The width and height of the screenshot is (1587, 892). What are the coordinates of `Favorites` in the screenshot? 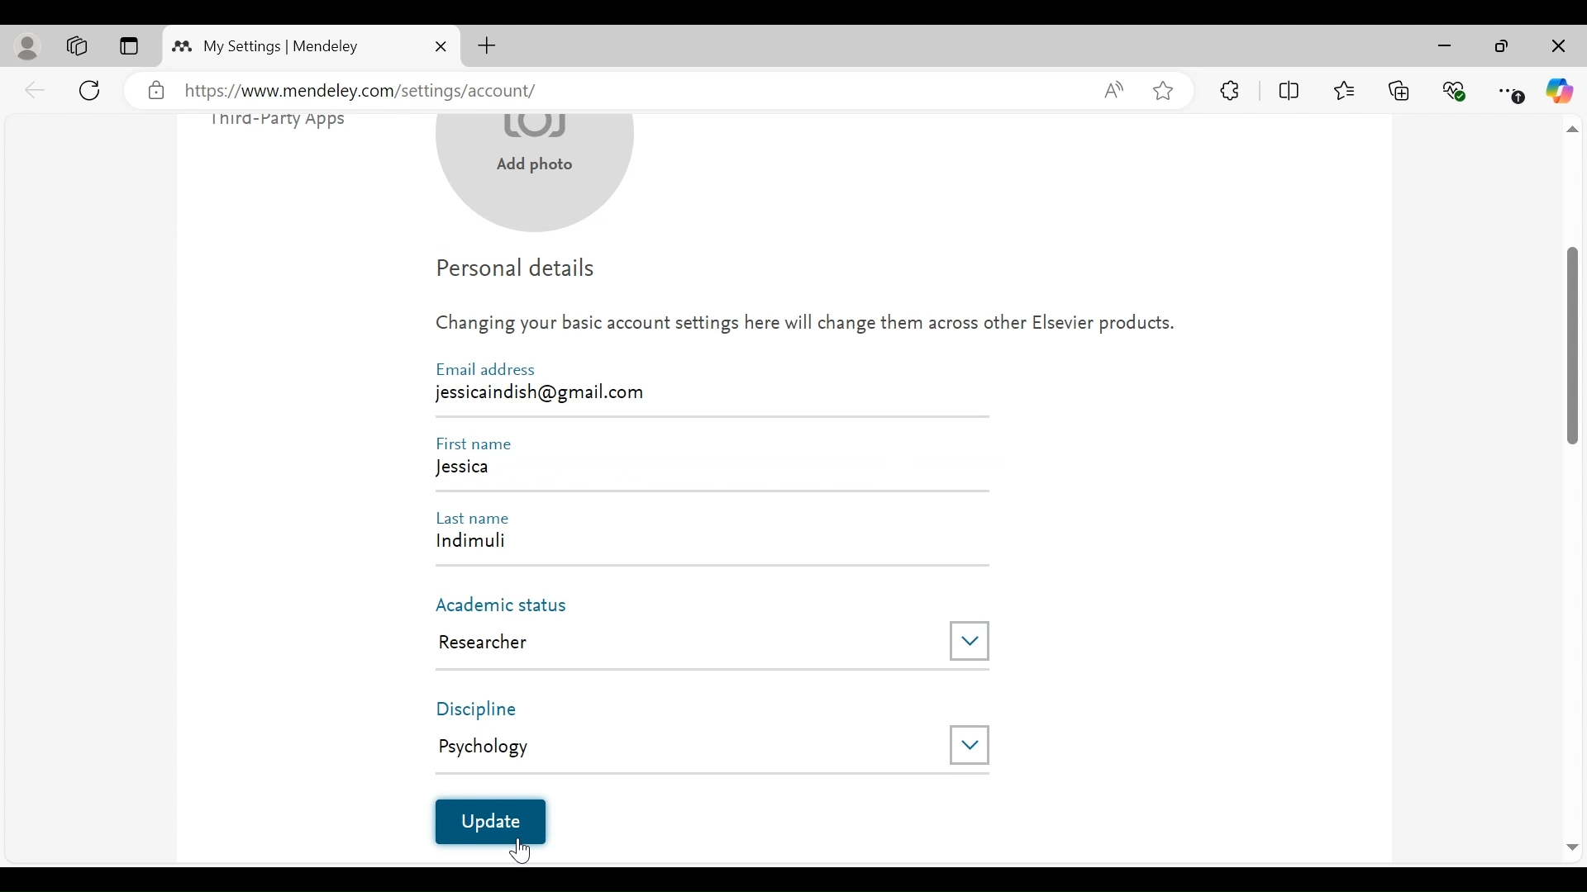 It's located at (1343, 88).